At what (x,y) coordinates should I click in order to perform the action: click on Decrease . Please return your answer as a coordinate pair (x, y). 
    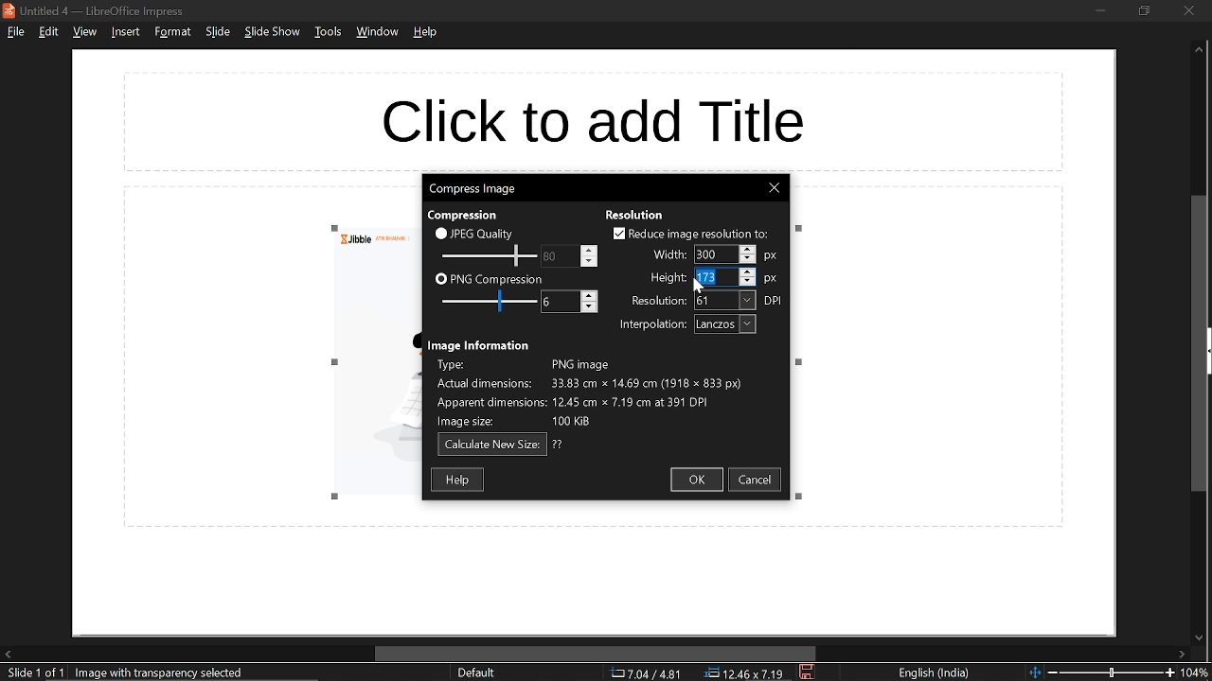
    Looking at the image, I should click on (749, 282).